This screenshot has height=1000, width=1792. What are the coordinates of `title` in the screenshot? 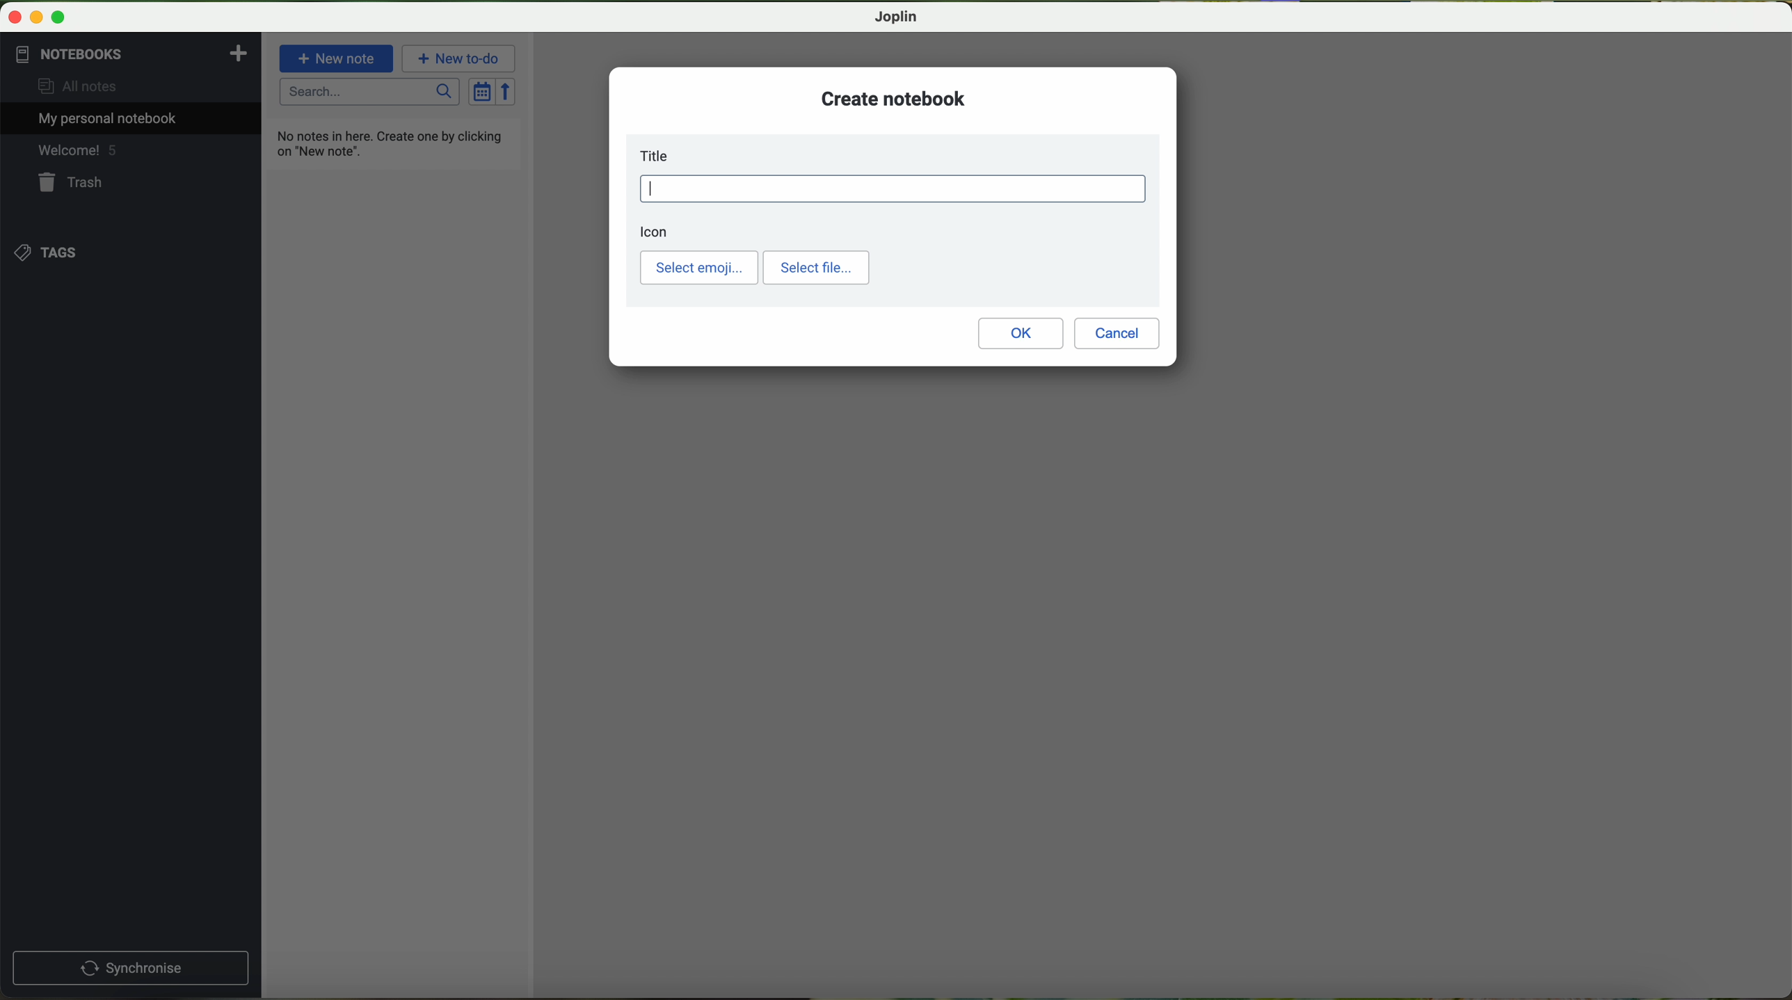 It's located at (658, 156).